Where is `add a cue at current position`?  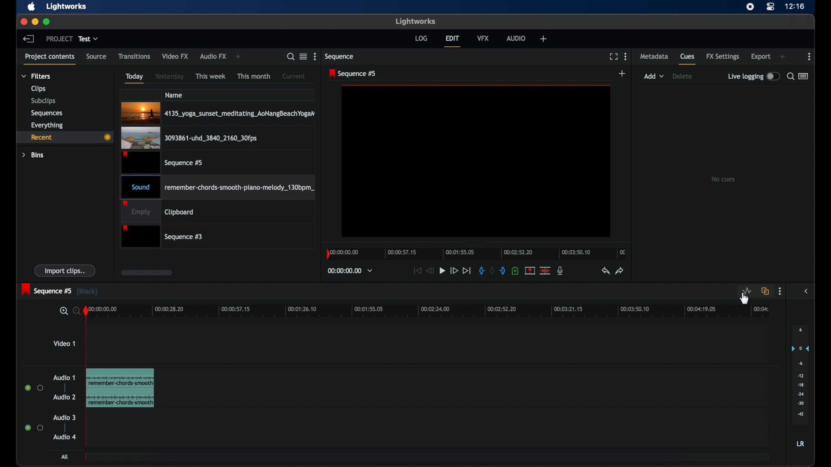
add a cue at current position is located at coordinates (515, 271).